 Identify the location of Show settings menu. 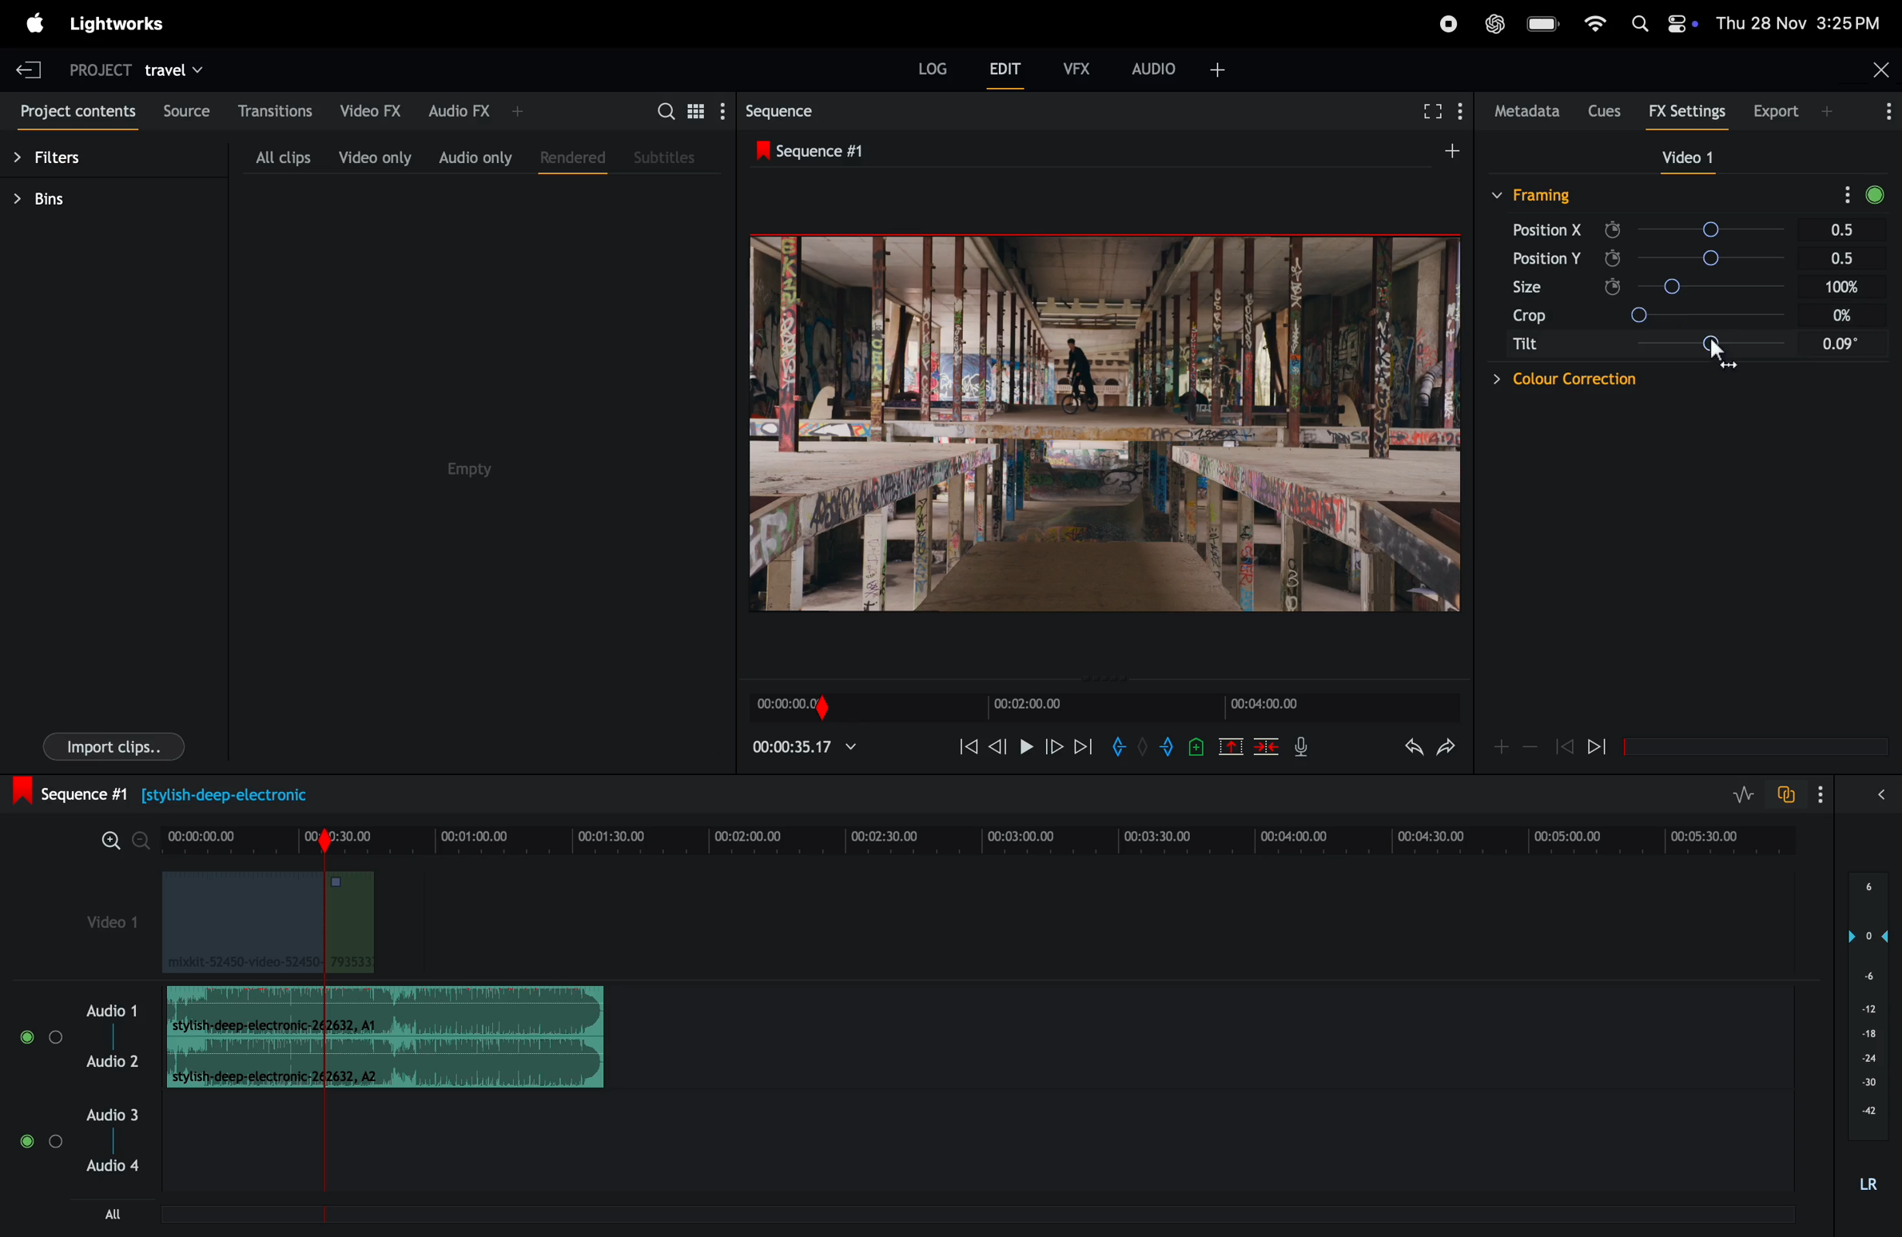
(1825, 792).